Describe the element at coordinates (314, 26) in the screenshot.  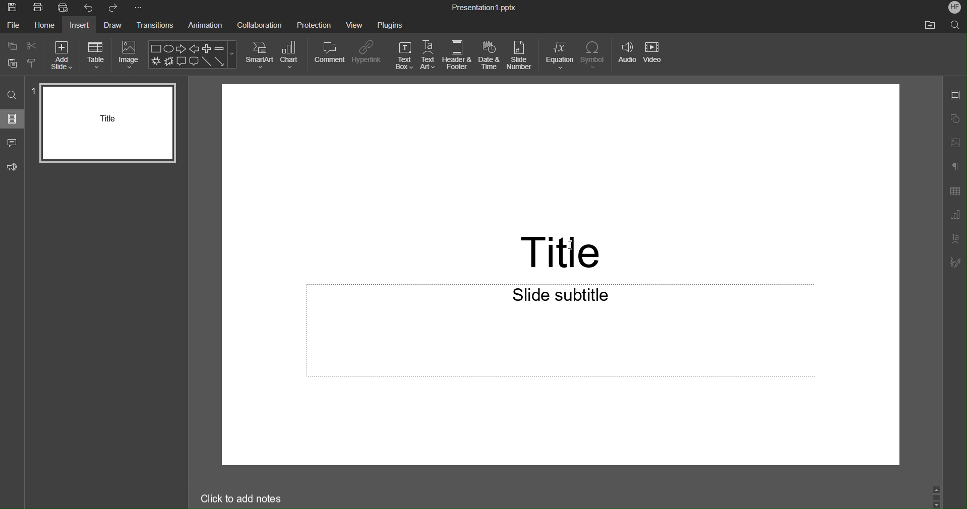
I see `Protection` at that location.